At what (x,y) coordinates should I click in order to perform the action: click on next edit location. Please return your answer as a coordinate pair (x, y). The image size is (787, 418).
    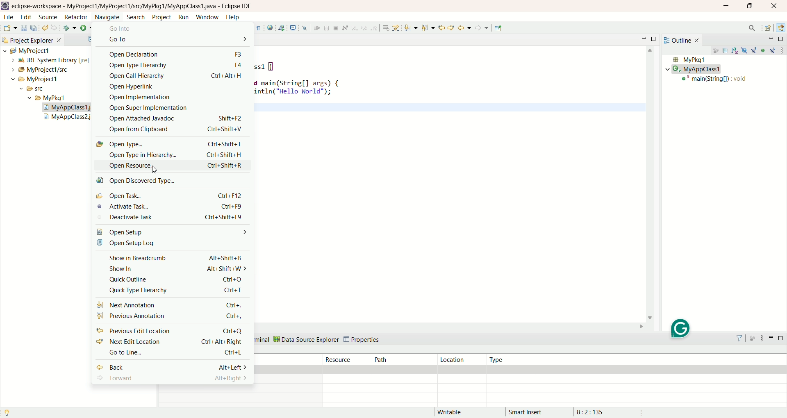
    Looking at the image, I should click on (170, 343).